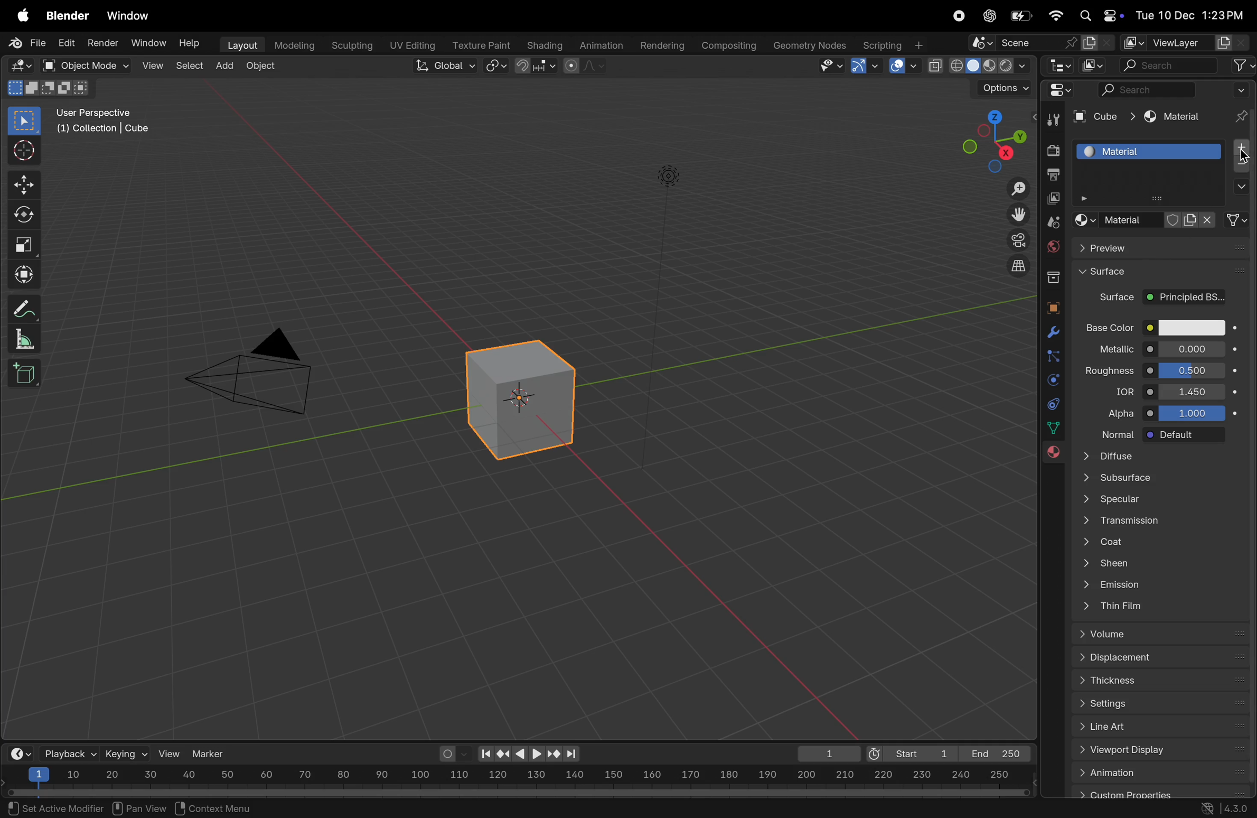 The image size is (1257, 818). Describe the element at coordinates (1192, 392) in the screenshot. I see `1.400` at that location.